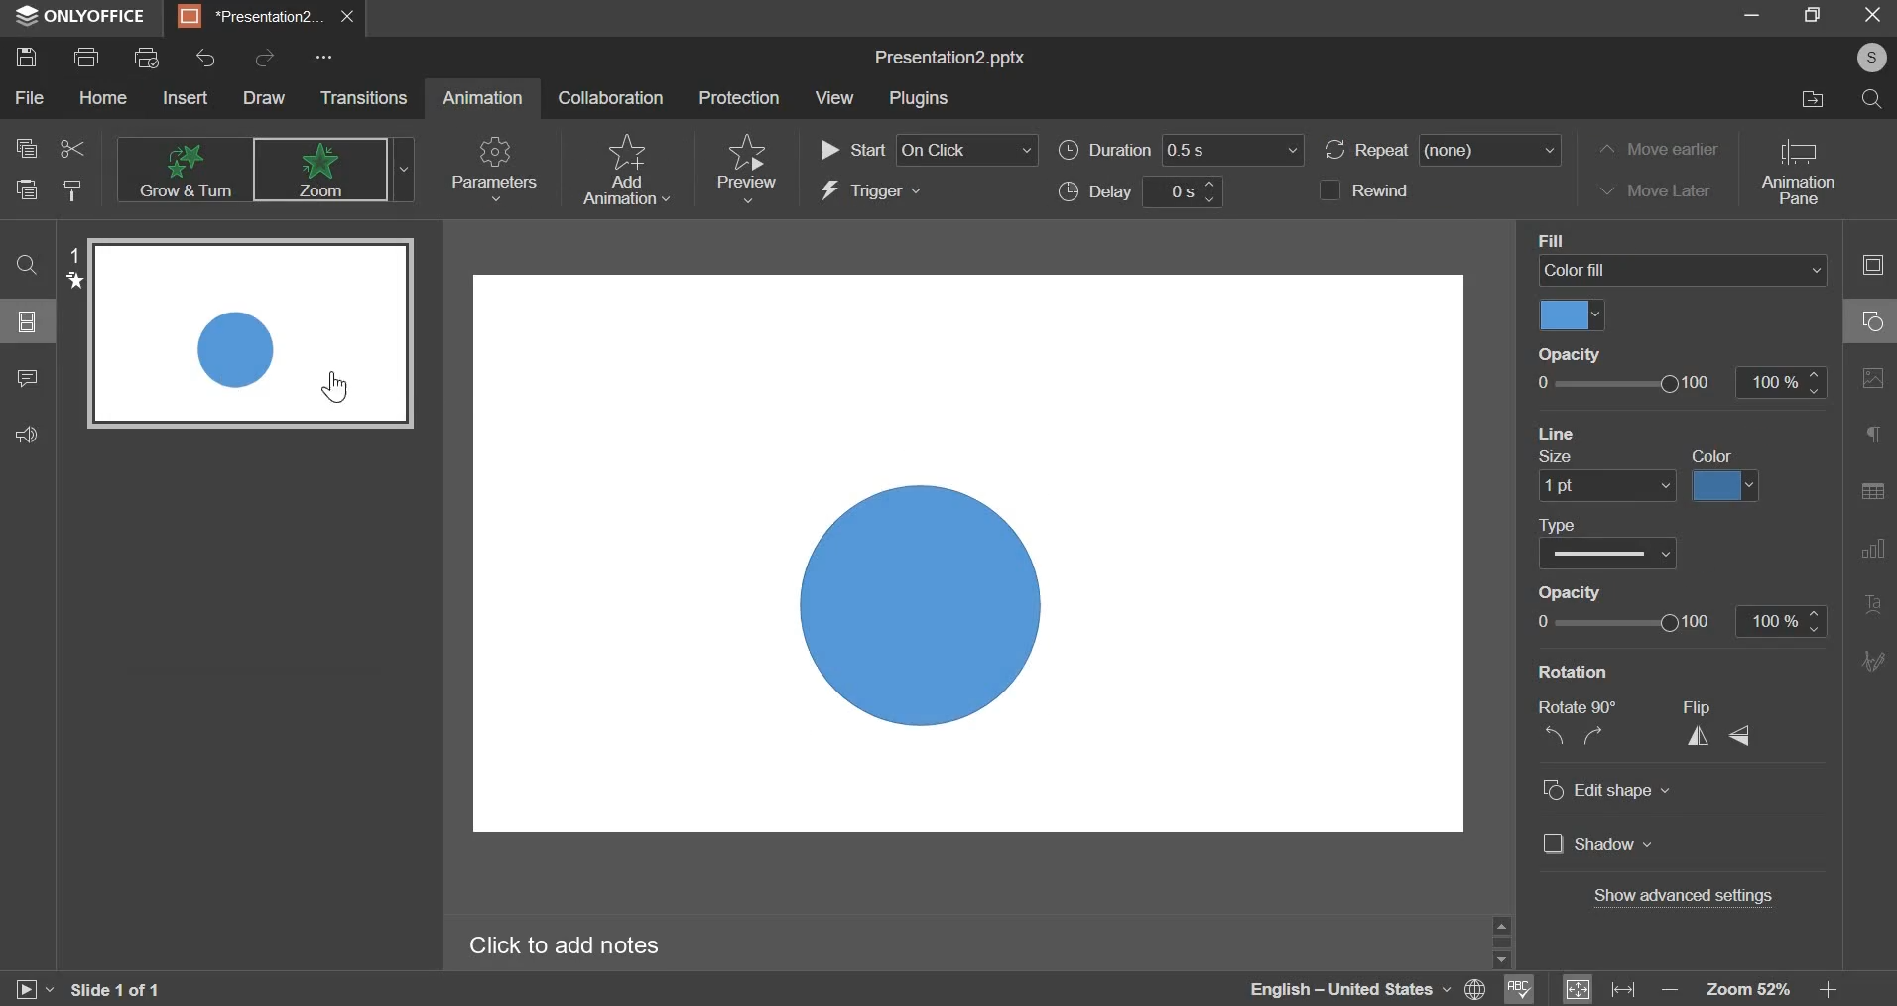 The width and height of the screenshot is (1897, 1006). What do you see at coordinates (186, 98) in the screenshot?
I see `Insert` at bounding box center [186, 98].